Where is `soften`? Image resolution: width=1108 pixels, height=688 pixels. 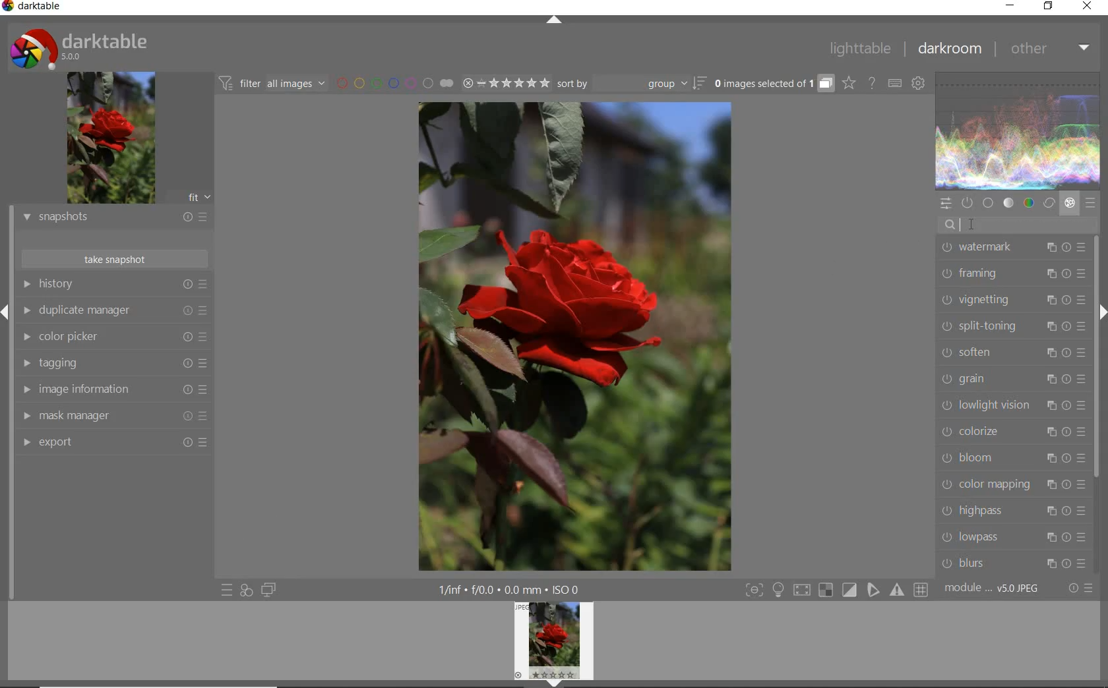
soften is located at coordinates (1010, 351).